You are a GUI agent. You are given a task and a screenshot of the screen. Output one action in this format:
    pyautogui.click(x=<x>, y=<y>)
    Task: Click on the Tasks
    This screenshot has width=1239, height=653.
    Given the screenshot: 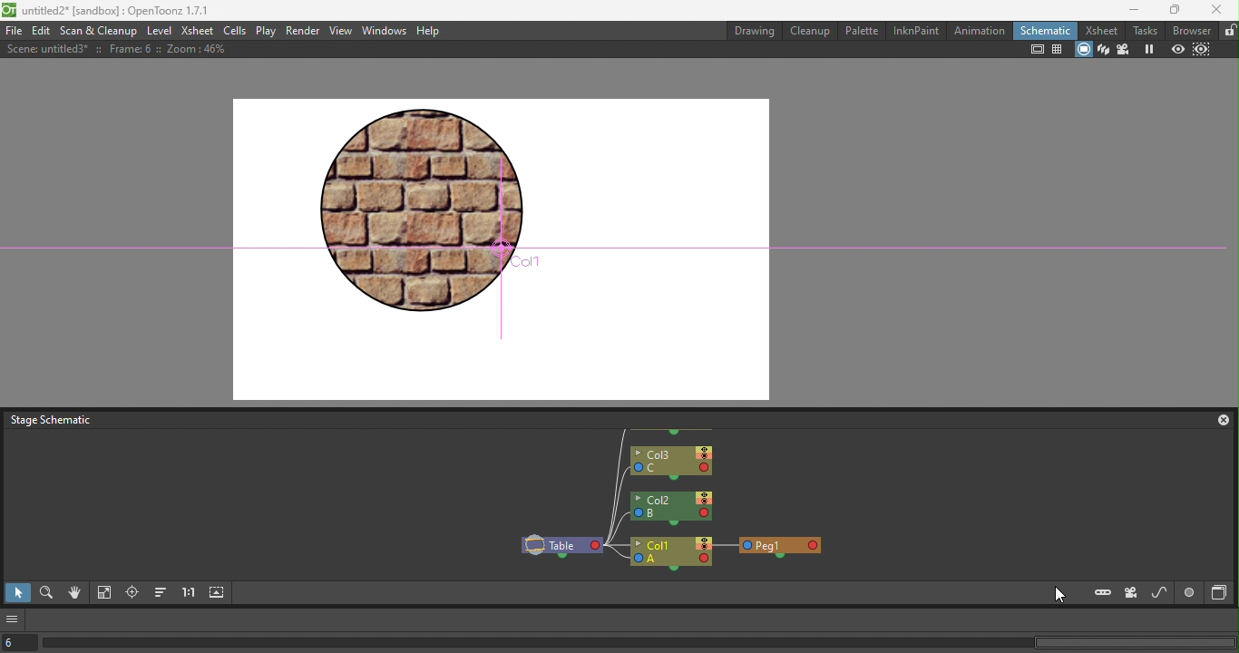 What is the action you would take?
    pyautogui.click(x=1146, y=30)
    